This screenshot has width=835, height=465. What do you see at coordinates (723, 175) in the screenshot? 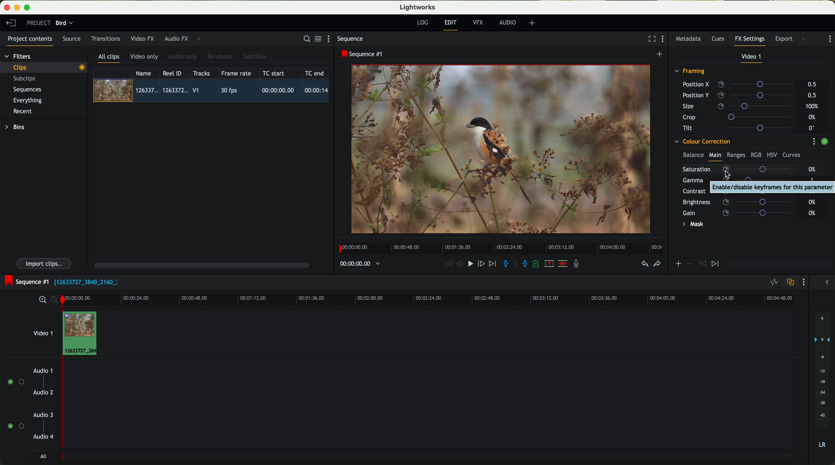
I see `Mouse Cursor` at bounding box center [723, 175].